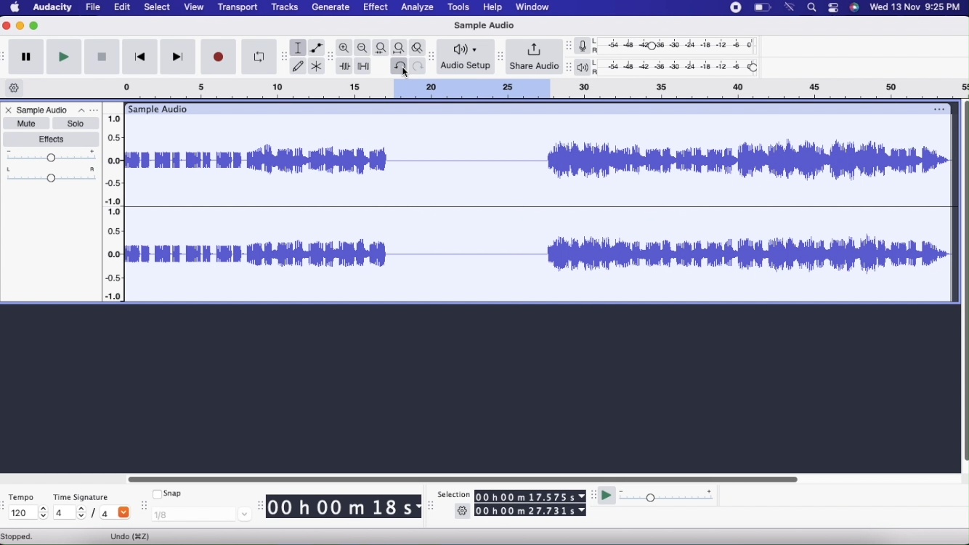 The width and height of the screenshot is (969, 545). I want to click on 00 h 00 m 27.131 s, so click(532, 512).